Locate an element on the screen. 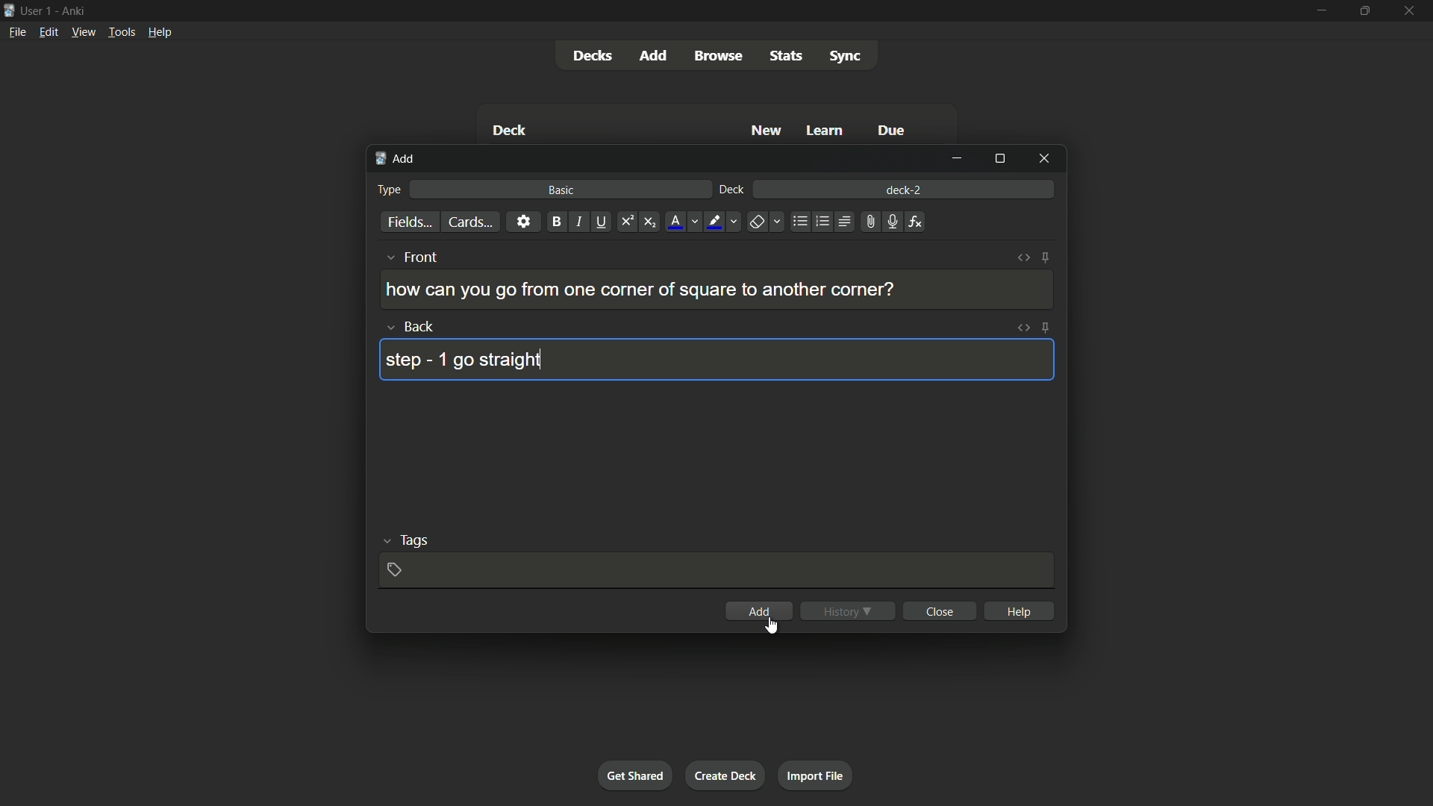 The width and height of the screenshot is (1433, 806). new is located at coordinates (767, 131).